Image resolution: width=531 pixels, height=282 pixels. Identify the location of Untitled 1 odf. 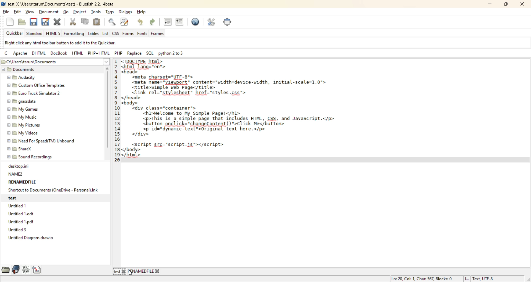
(23, 221).